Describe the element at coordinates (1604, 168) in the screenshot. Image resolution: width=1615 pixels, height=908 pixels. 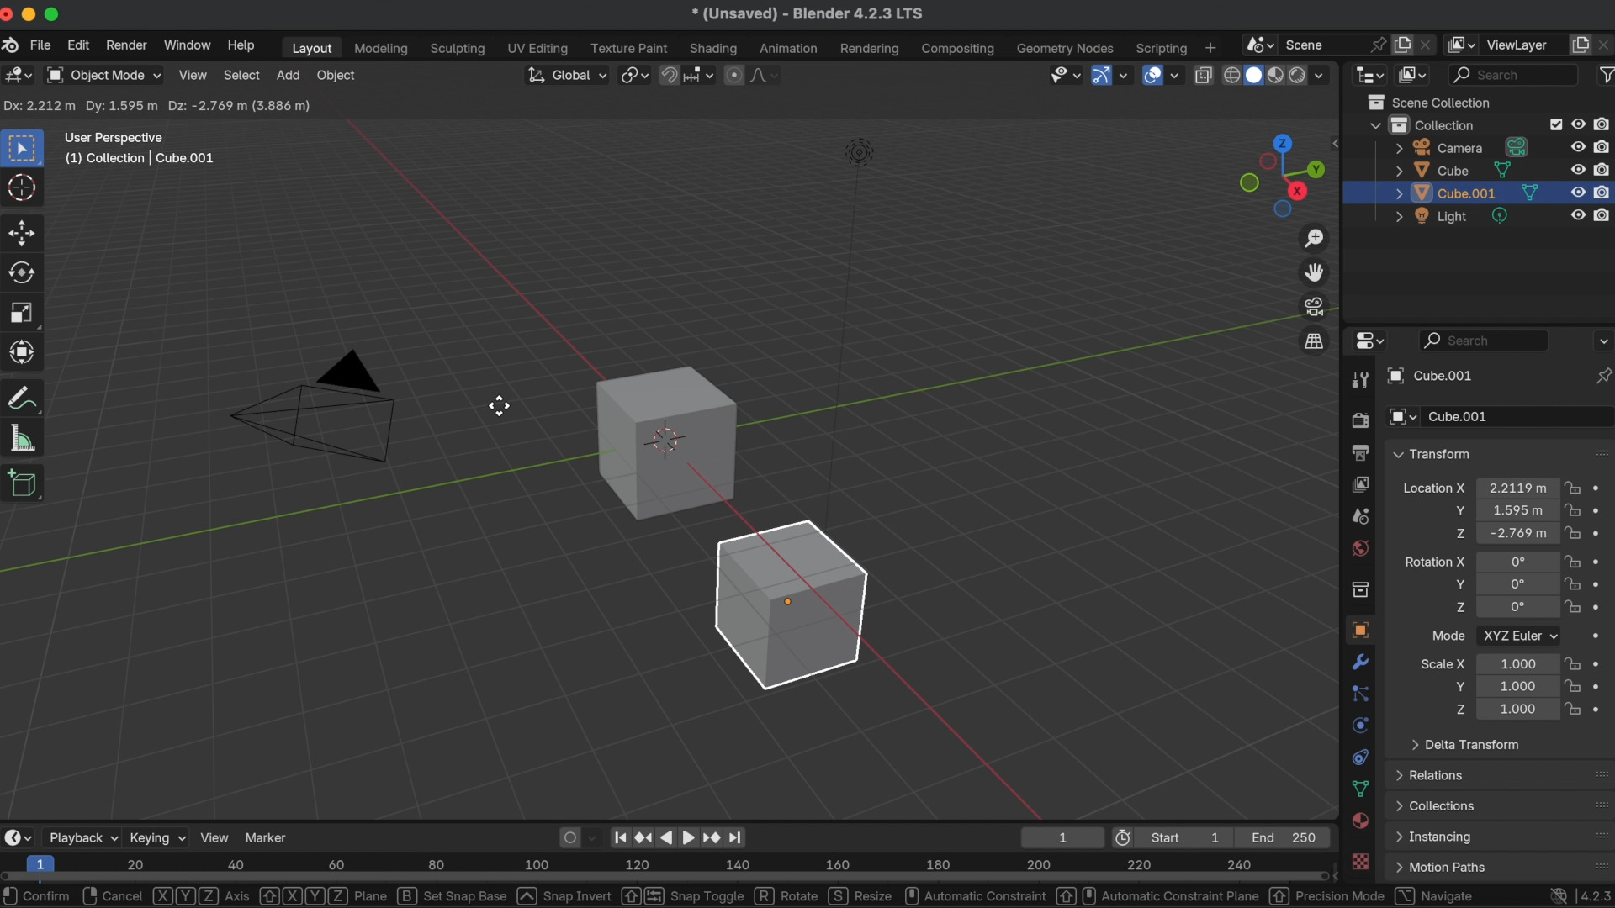
I see `disable in render` at that location.